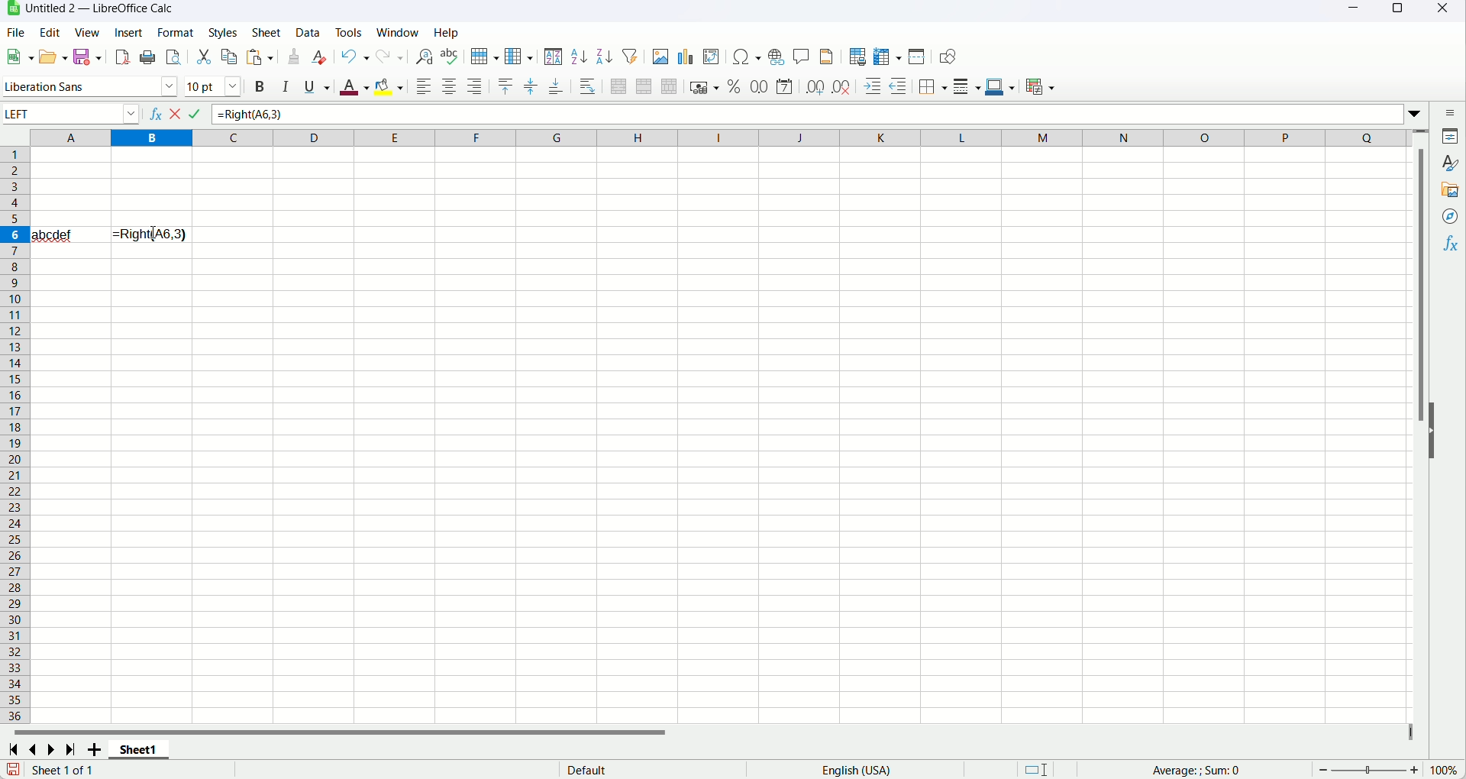 This screenshot has width=1466, height=779. What do you see at coordinates (178, 113) in the screenshot?
I see `cancel` at bounding box center [178, 113].